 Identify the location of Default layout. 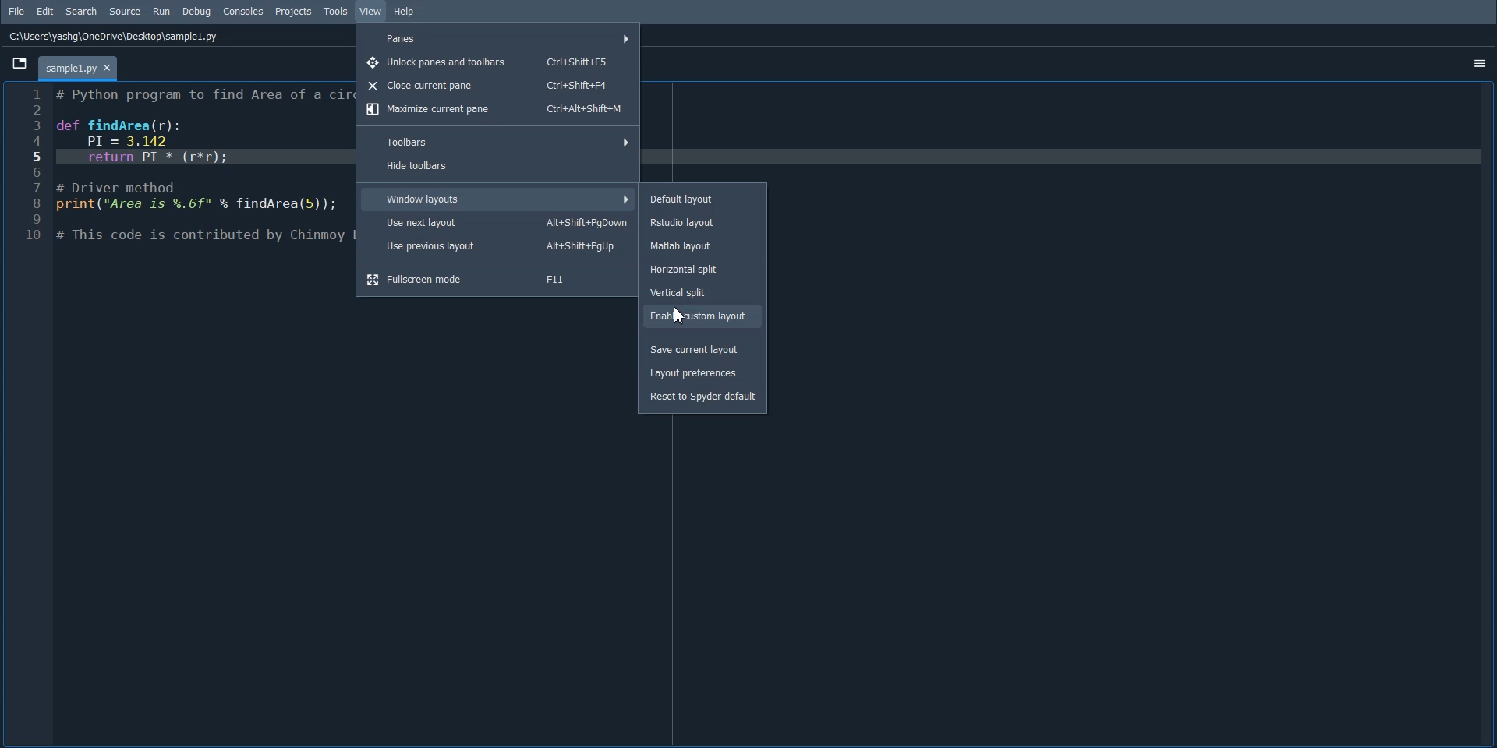
(702, 199).